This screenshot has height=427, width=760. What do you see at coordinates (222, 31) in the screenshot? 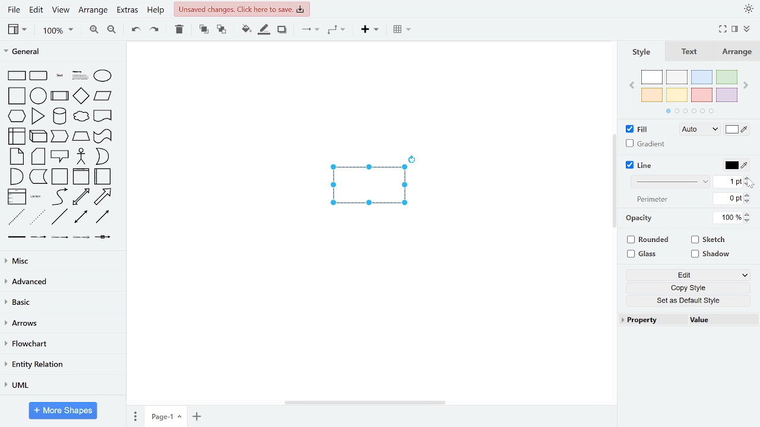
I see `to back` at bounding box center [222, 31].